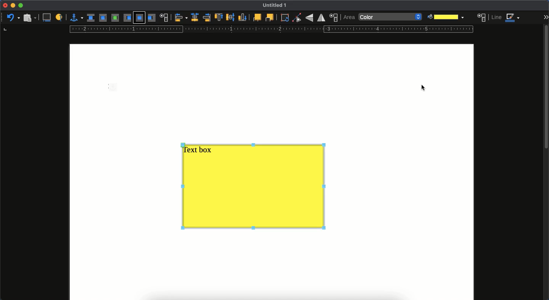 This screenshot has height=300, width=549. Describe the element at coordinates (321, 18) in the screenshot. I see `rotate horizontally ` at that location.